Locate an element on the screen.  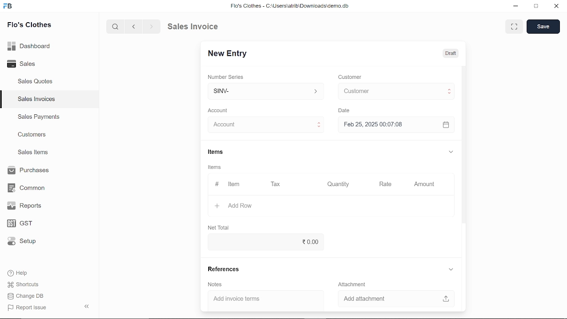
vertical scrollbar is located at coordinates (465, 144).